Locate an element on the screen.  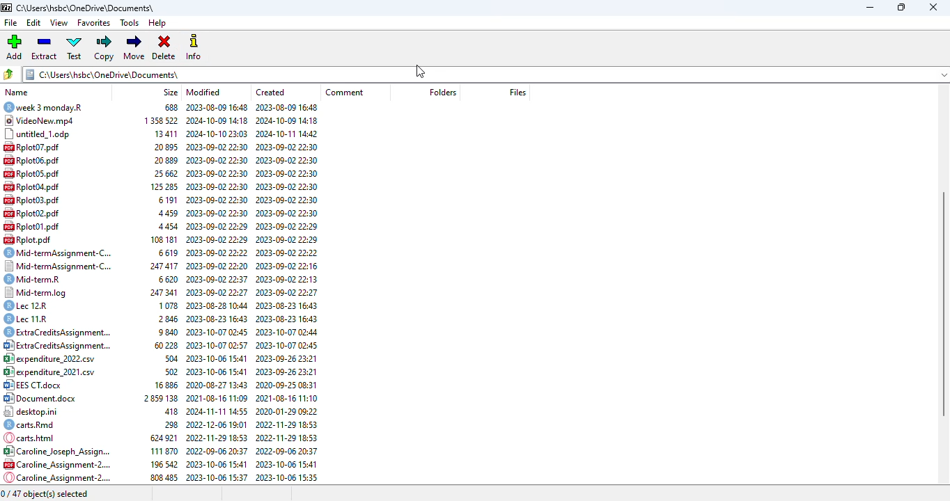
EES CT.docx  is located at coordinates (37, 385).